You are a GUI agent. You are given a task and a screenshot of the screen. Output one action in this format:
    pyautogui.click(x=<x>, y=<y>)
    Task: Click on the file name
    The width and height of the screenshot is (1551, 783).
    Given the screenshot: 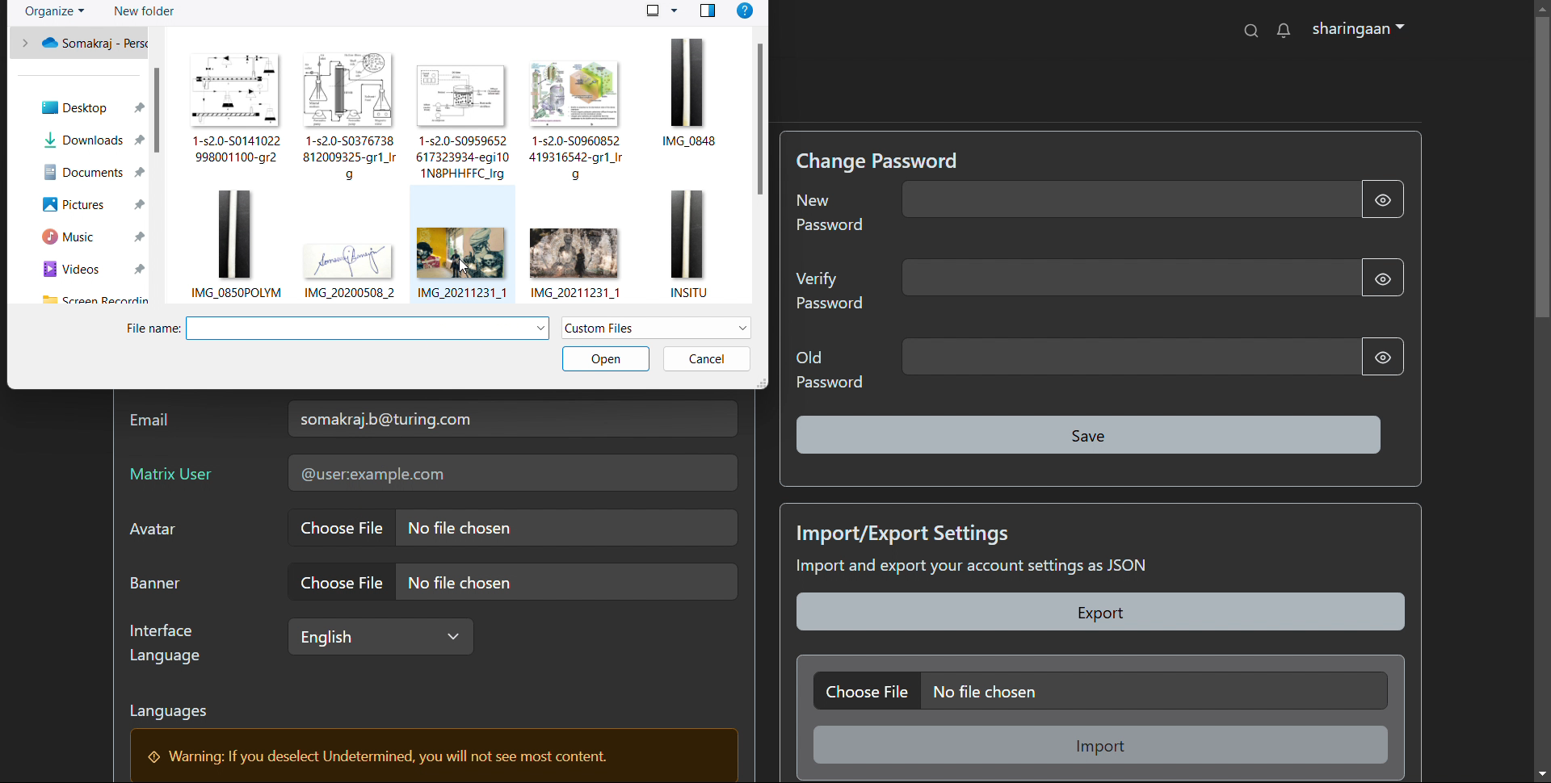 What is the action you would take?
    pyautogui.click(x=335, y=329)
    